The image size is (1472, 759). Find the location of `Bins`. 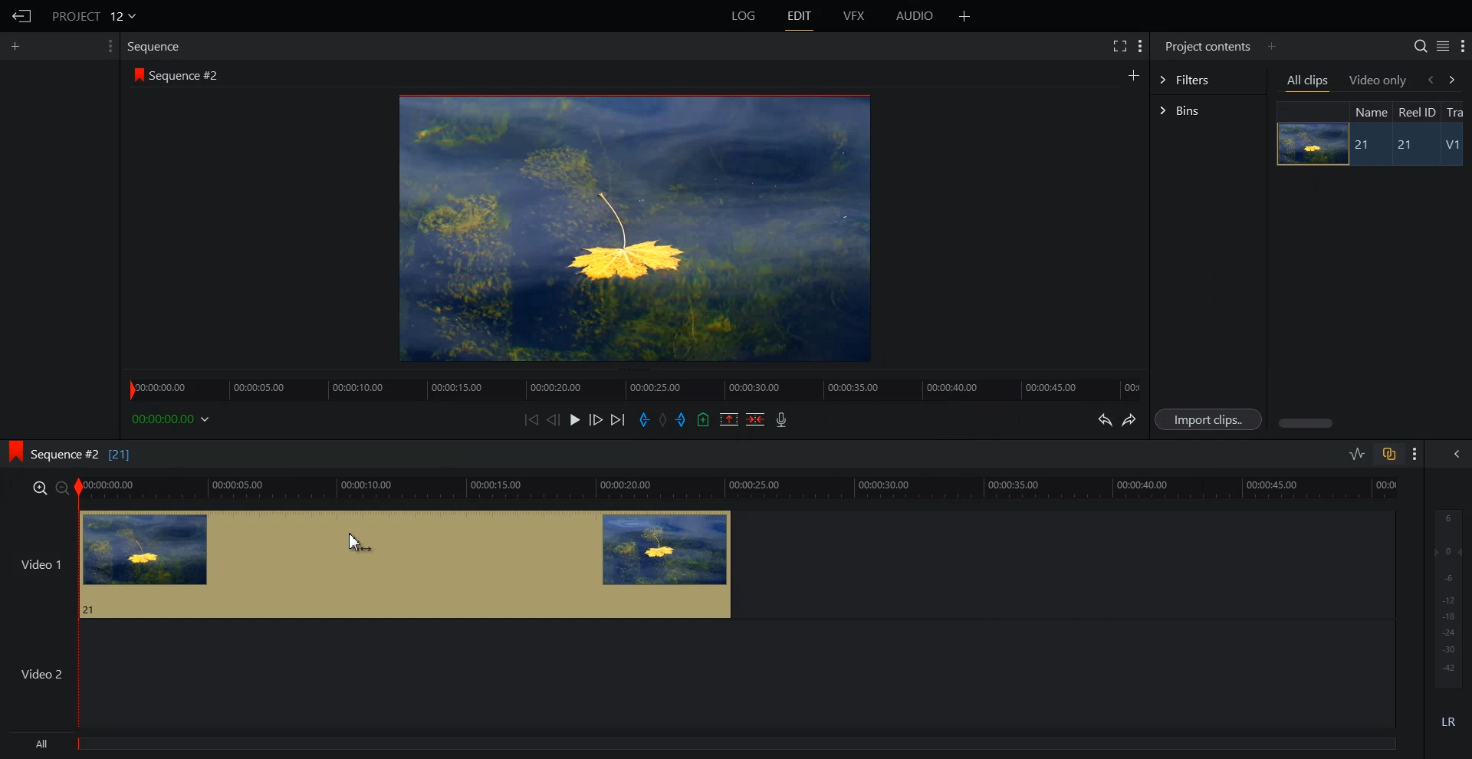

Bins is located at coordinates (1208, 112).